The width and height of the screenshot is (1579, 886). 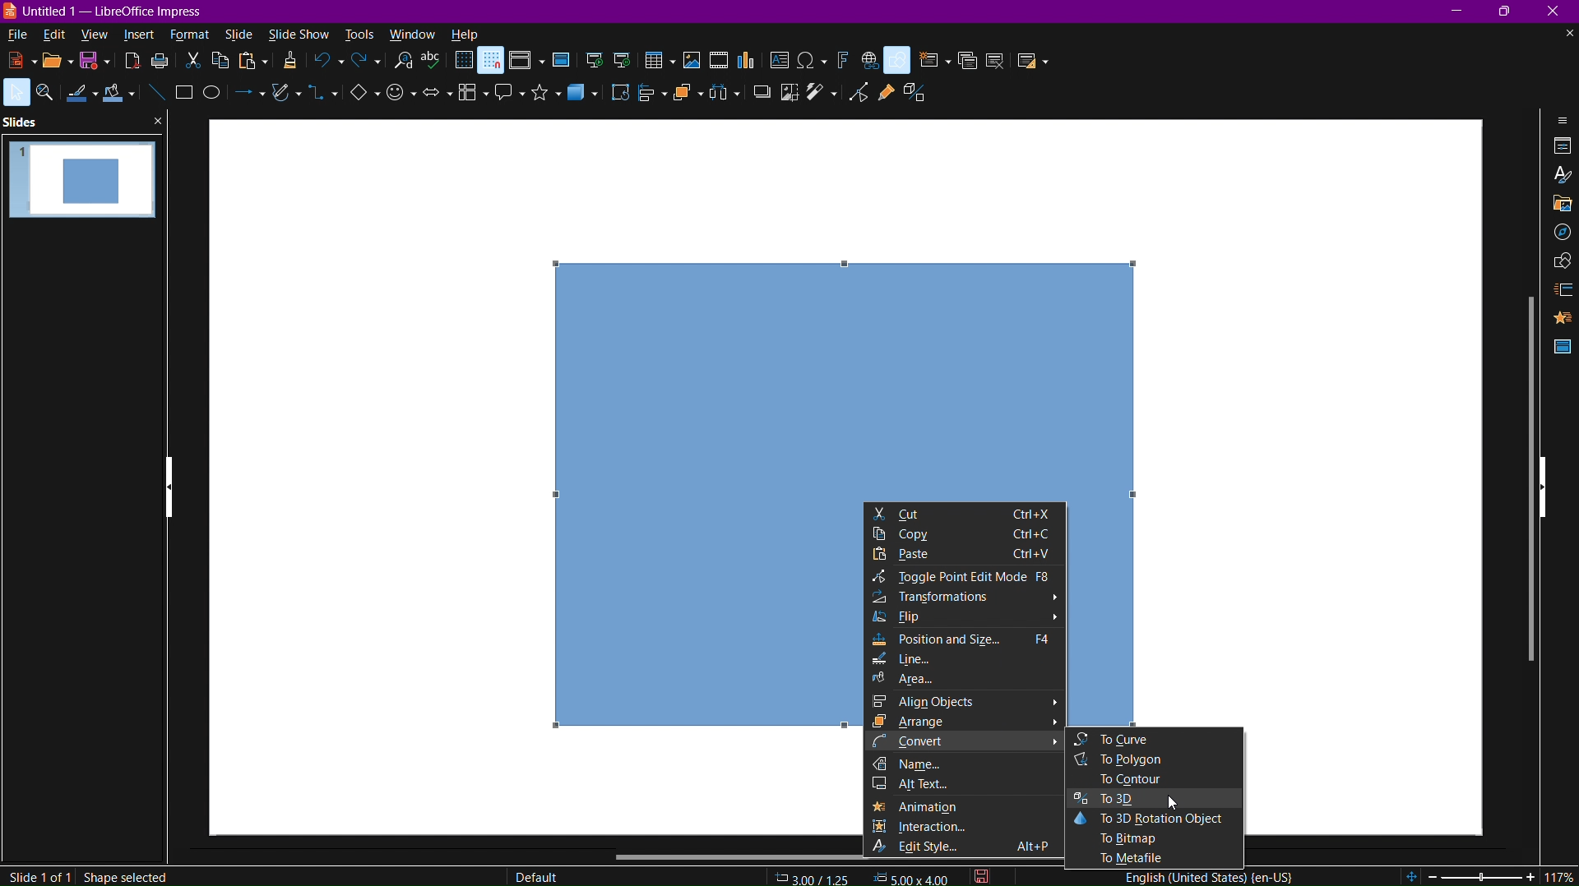 I want to click on Insert Media or Audio, so click(x=718, y=62).